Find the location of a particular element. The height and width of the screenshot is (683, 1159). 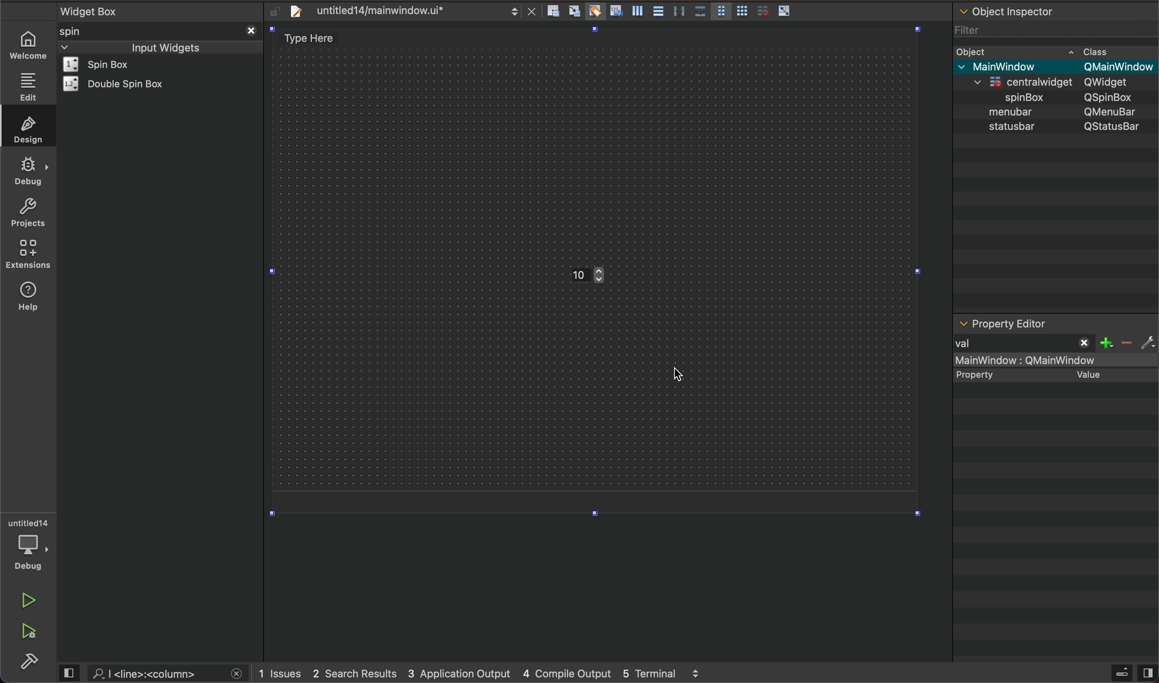

text is located at coordinates (986, 374).